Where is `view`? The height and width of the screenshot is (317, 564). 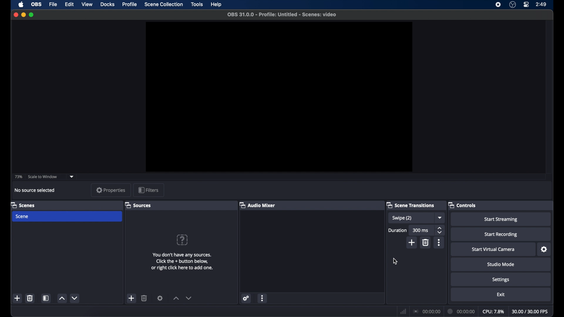 view is located at coordinates (87, 4).